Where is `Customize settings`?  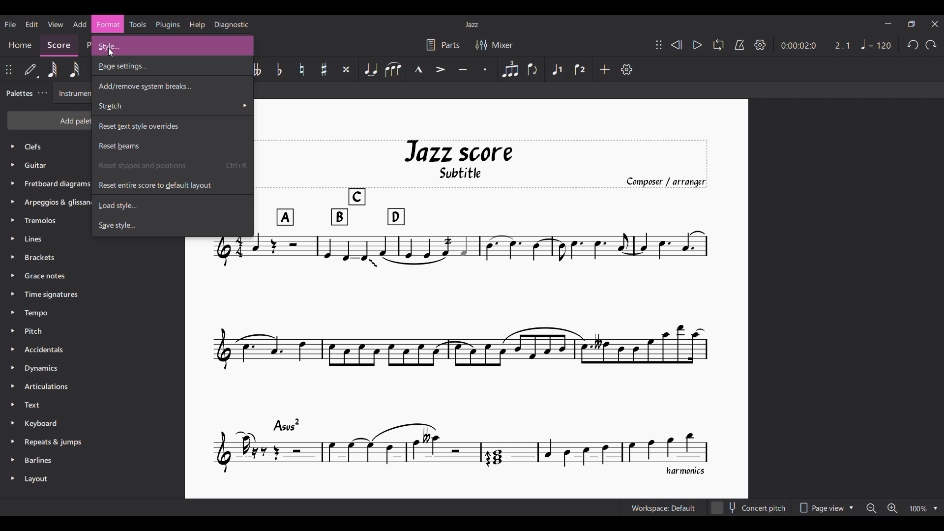
Customize settings is located at coordinates (626, 69).